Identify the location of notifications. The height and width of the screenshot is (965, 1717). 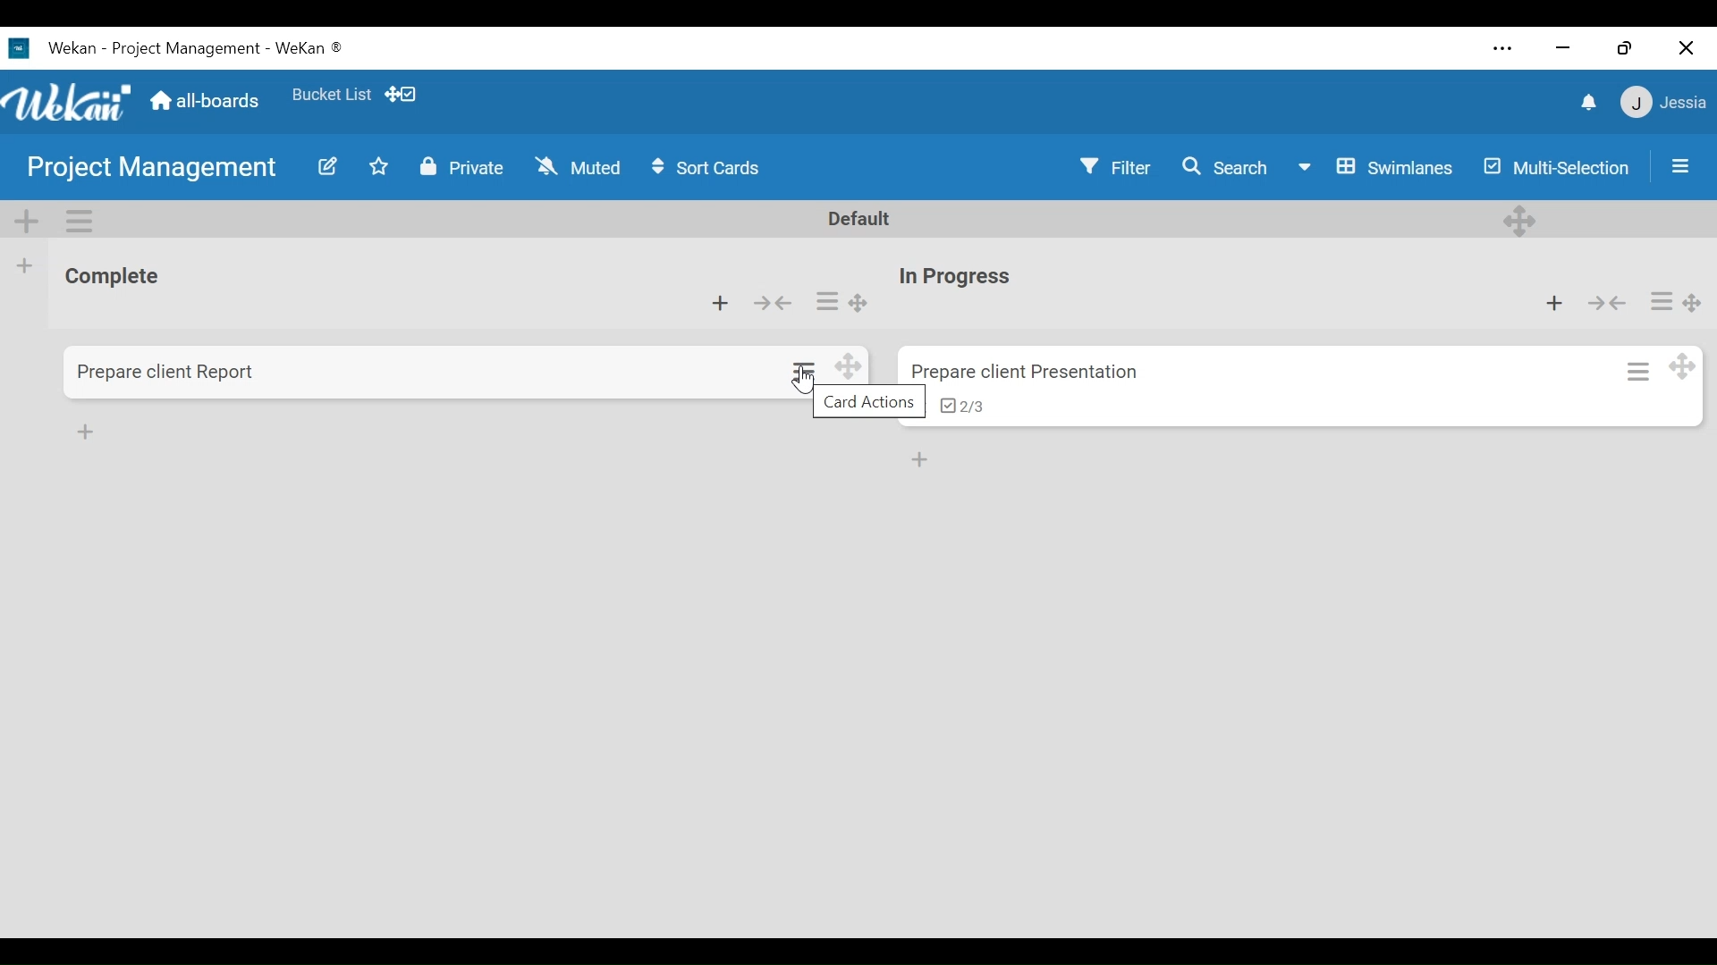
(1587, 102).